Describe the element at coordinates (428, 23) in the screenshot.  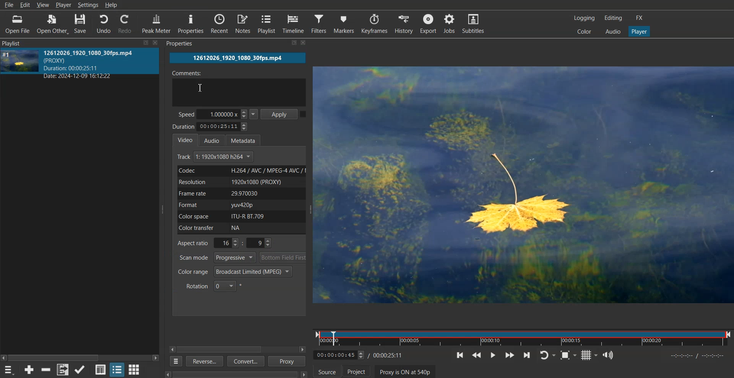
I see `Export` at that location.